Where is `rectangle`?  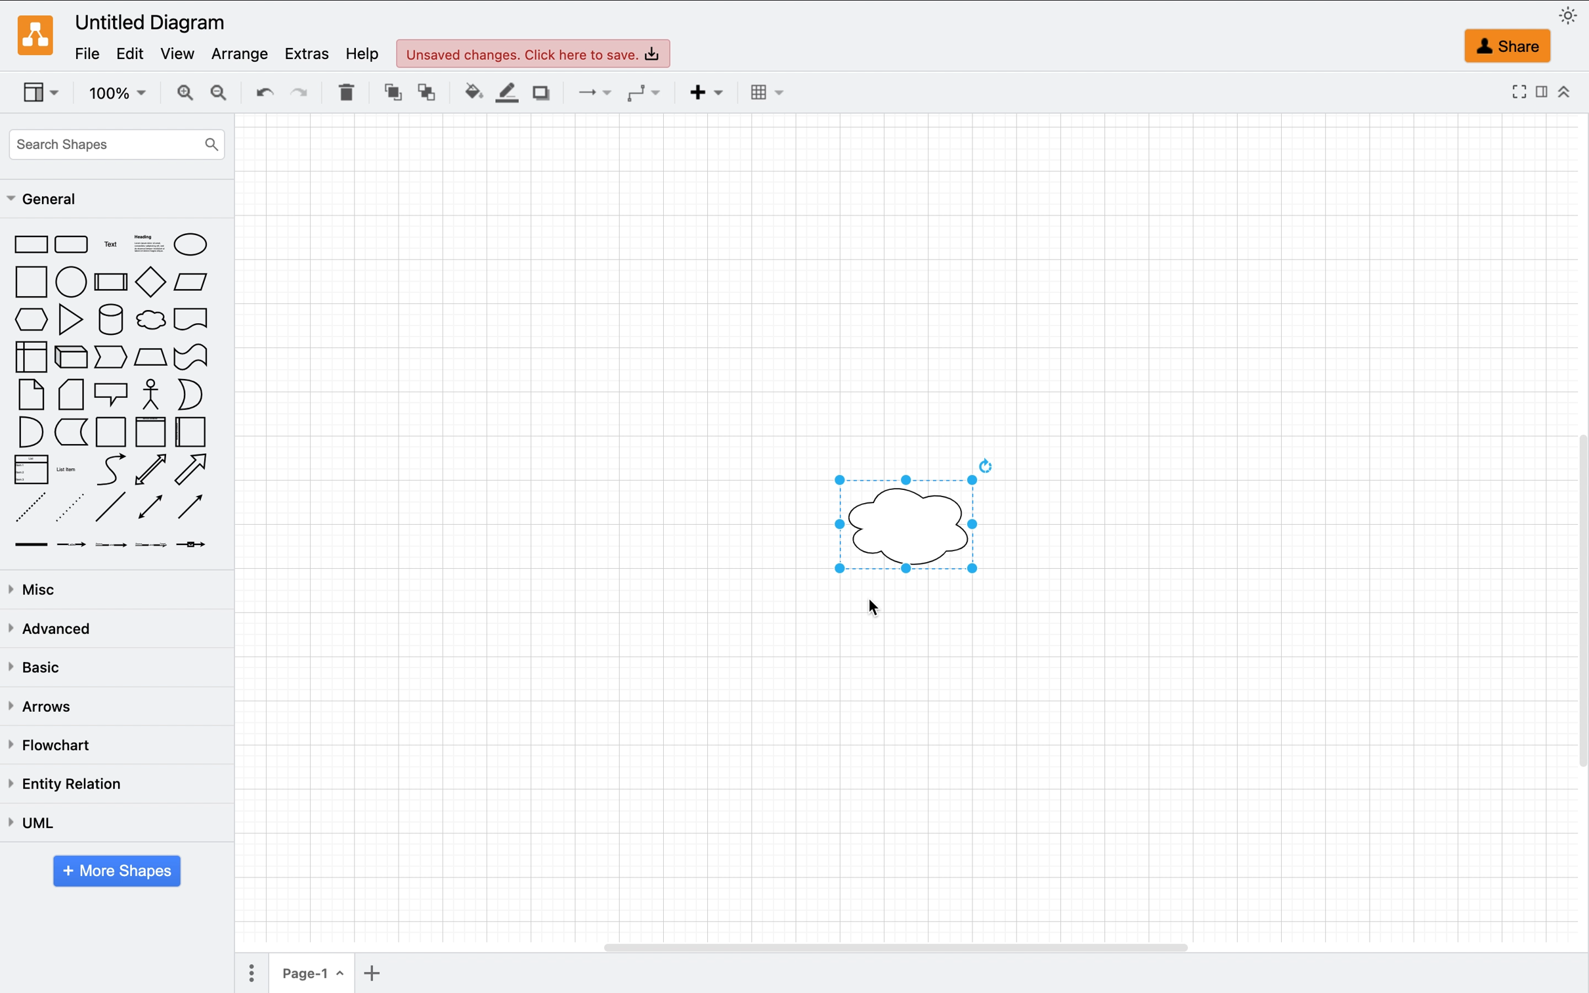 rectangle is located at coordinates (30, 243).